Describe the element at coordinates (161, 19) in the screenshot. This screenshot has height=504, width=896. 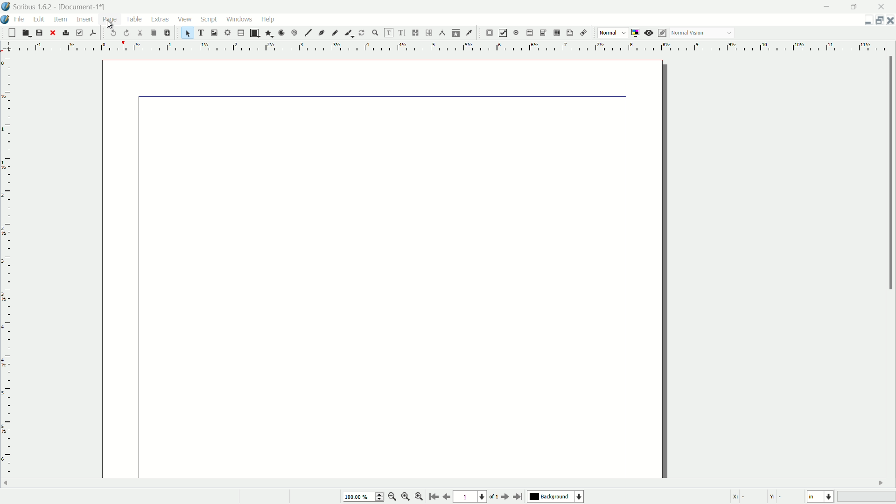
I see `extras menu` at that location.